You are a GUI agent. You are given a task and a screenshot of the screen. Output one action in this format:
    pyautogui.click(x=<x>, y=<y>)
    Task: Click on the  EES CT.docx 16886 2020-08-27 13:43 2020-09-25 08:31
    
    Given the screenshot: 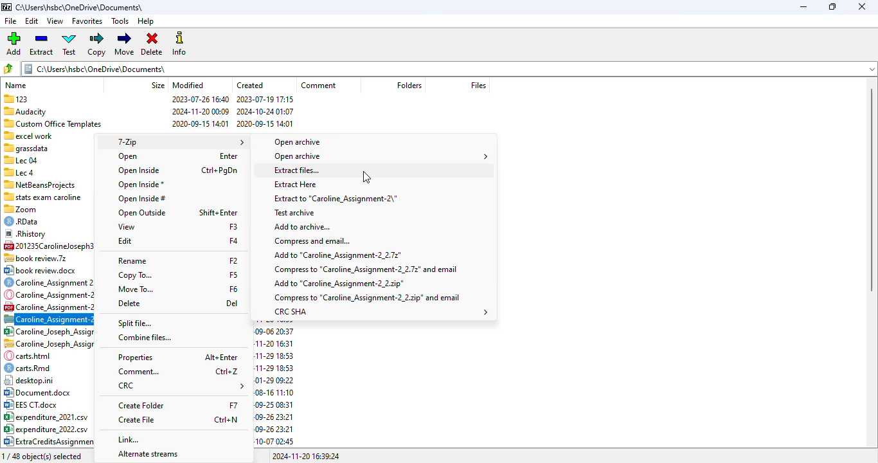 What is the action you would take?
    pyautogui.click(x=47, y=405)
    